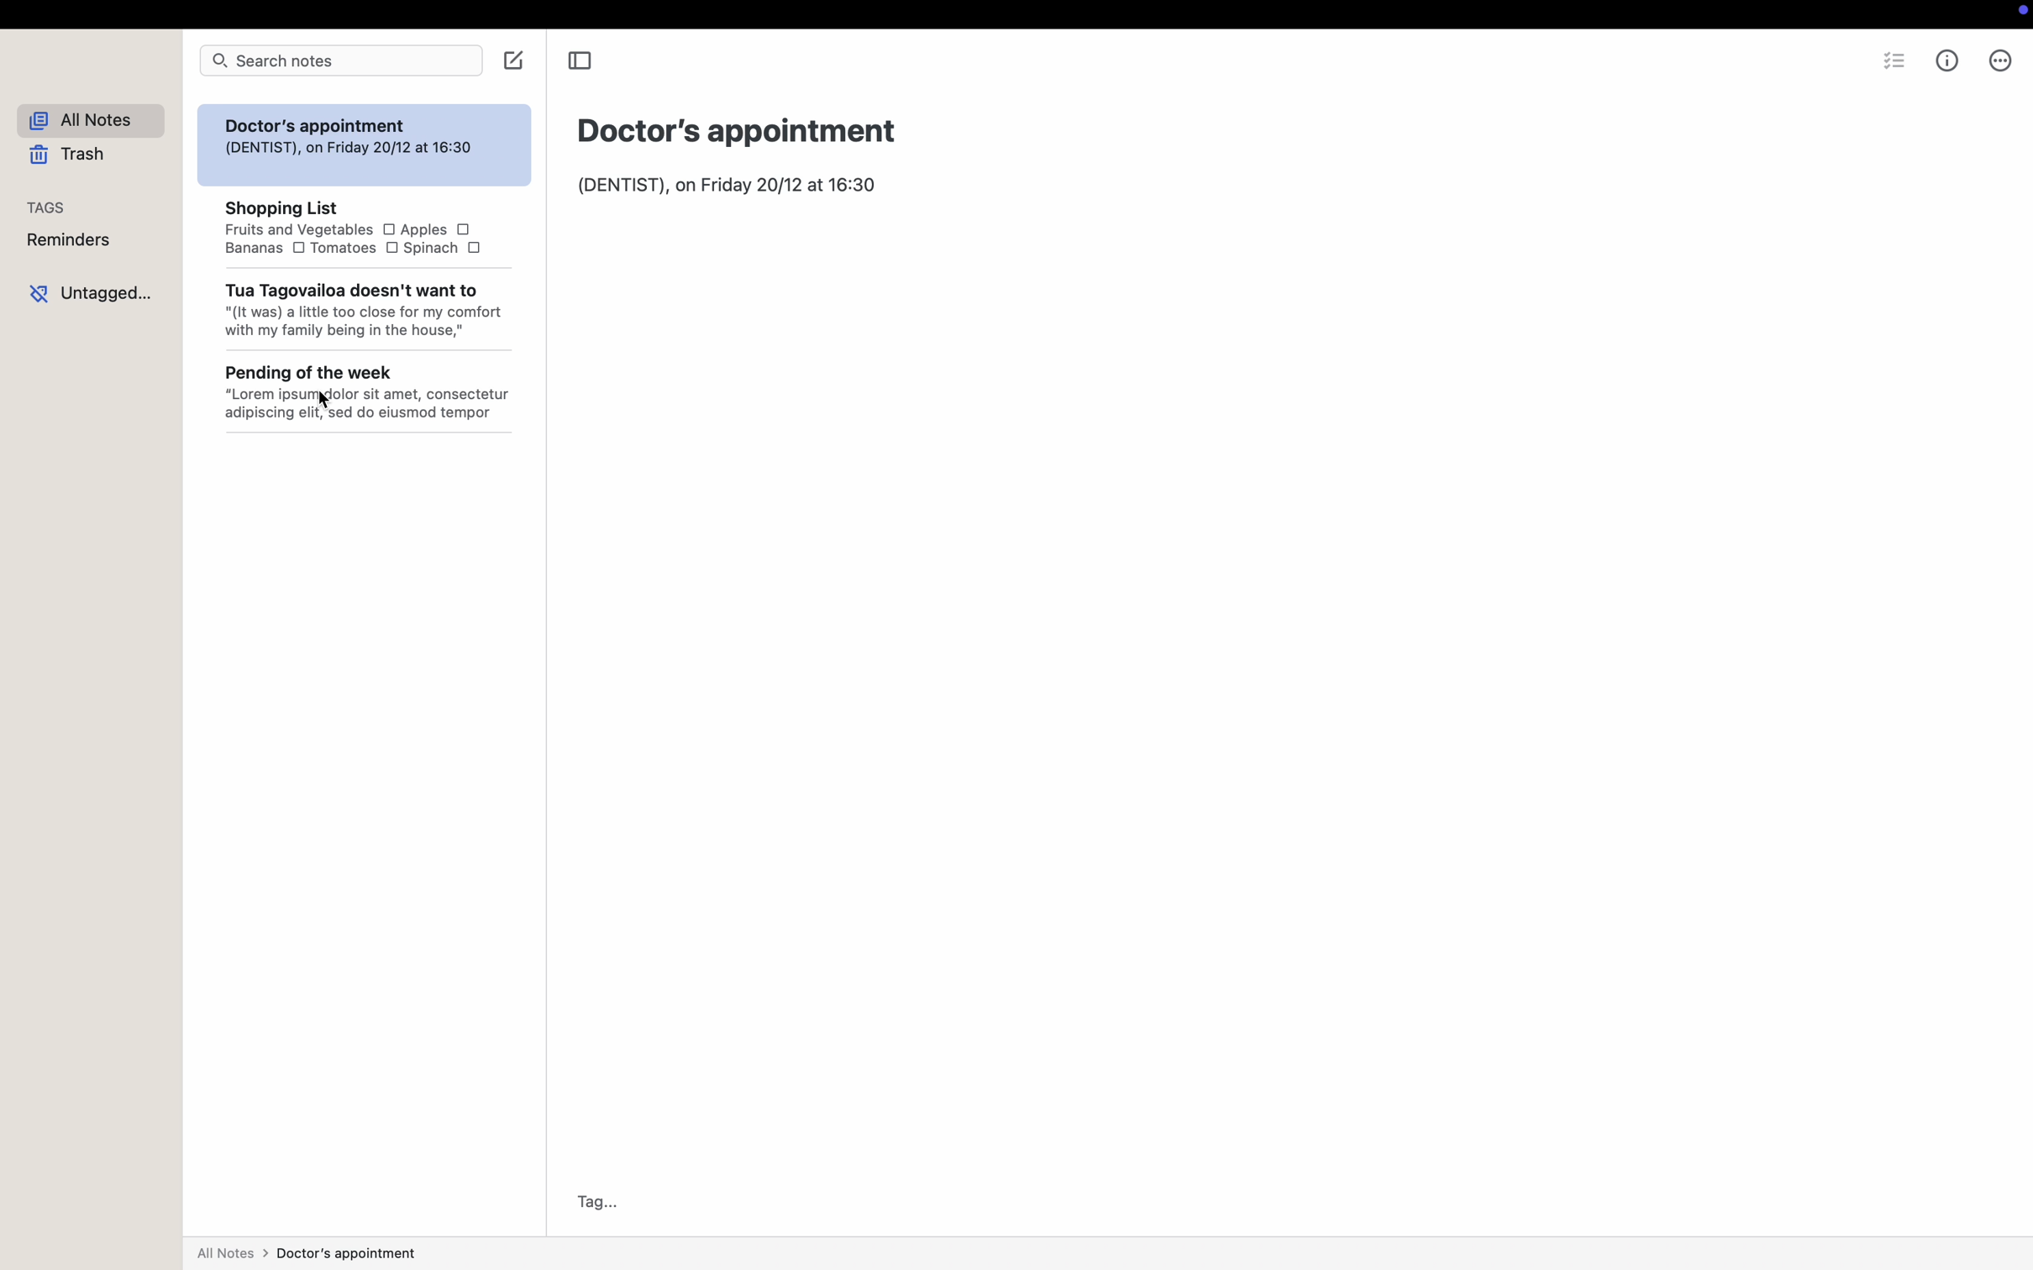 The image size is (2033, 1270). Describe the element at coordinates (1949, 61) in the screenshot. I see `metrics` at that location.